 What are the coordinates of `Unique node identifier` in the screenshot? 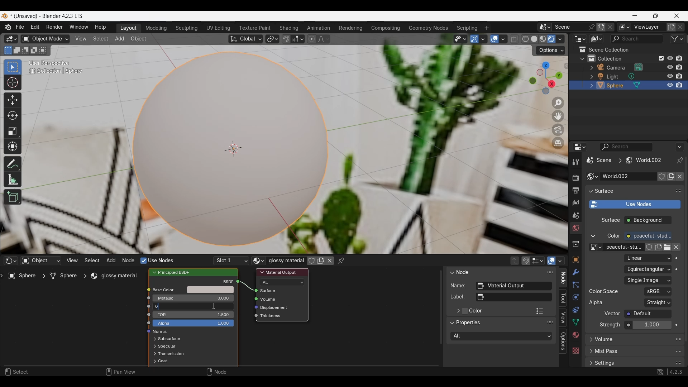 It's located at (513, 286).